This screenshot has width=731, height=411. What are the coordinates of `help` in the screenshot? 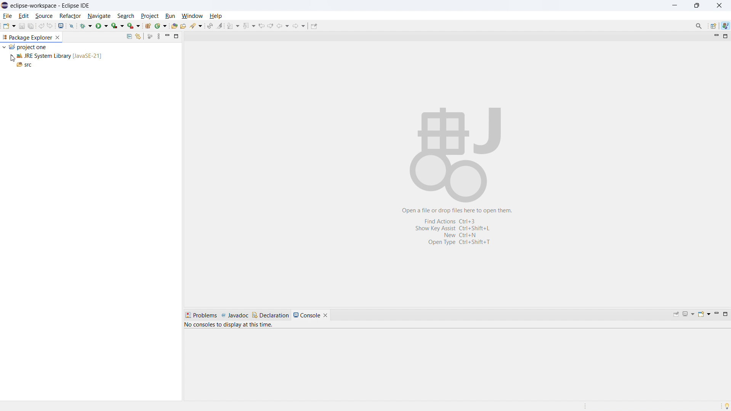 It's located at (218, 15).